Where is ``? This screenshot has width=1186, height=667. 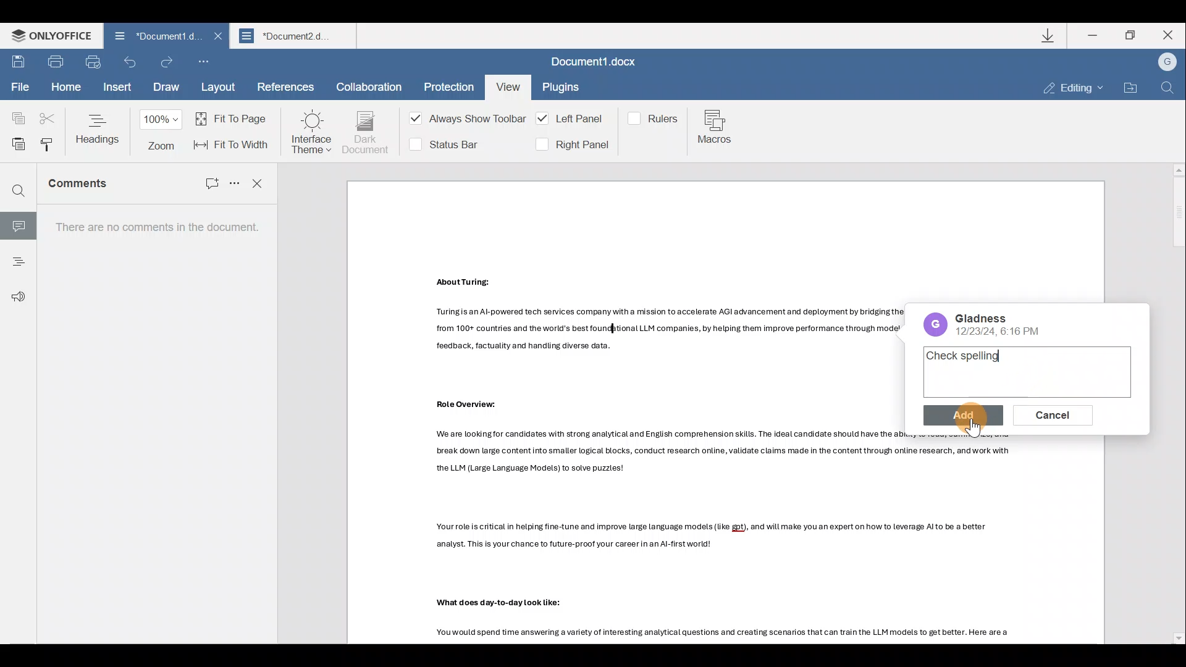  is located at coordinates (713, 537).